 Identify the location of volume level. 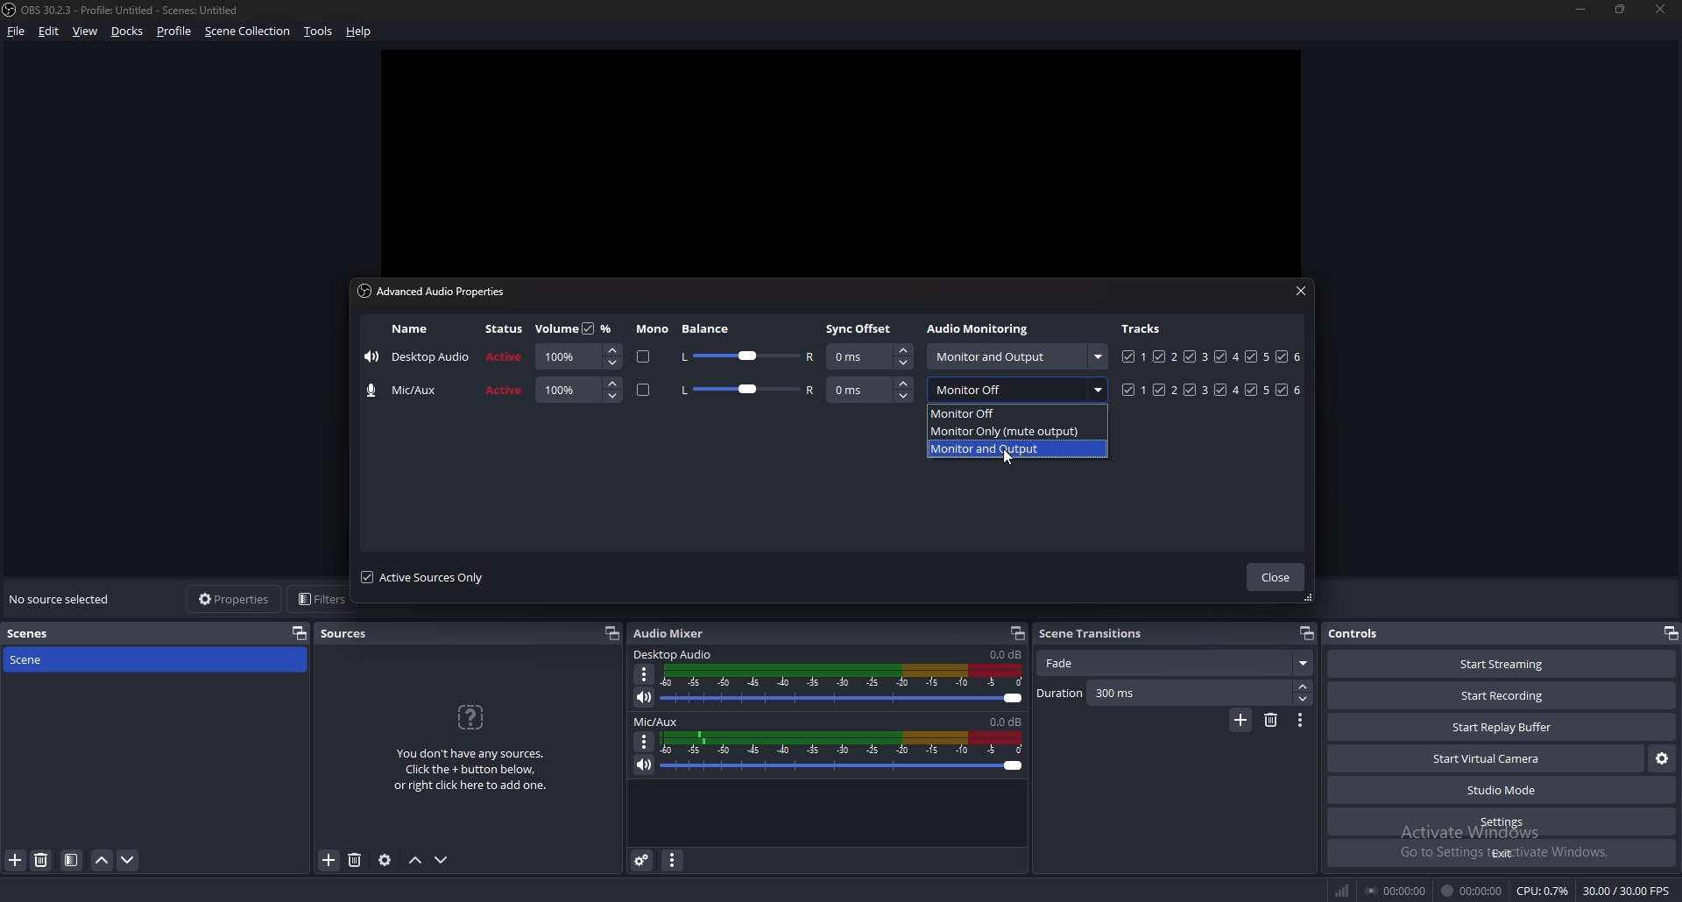
(1007, 721).